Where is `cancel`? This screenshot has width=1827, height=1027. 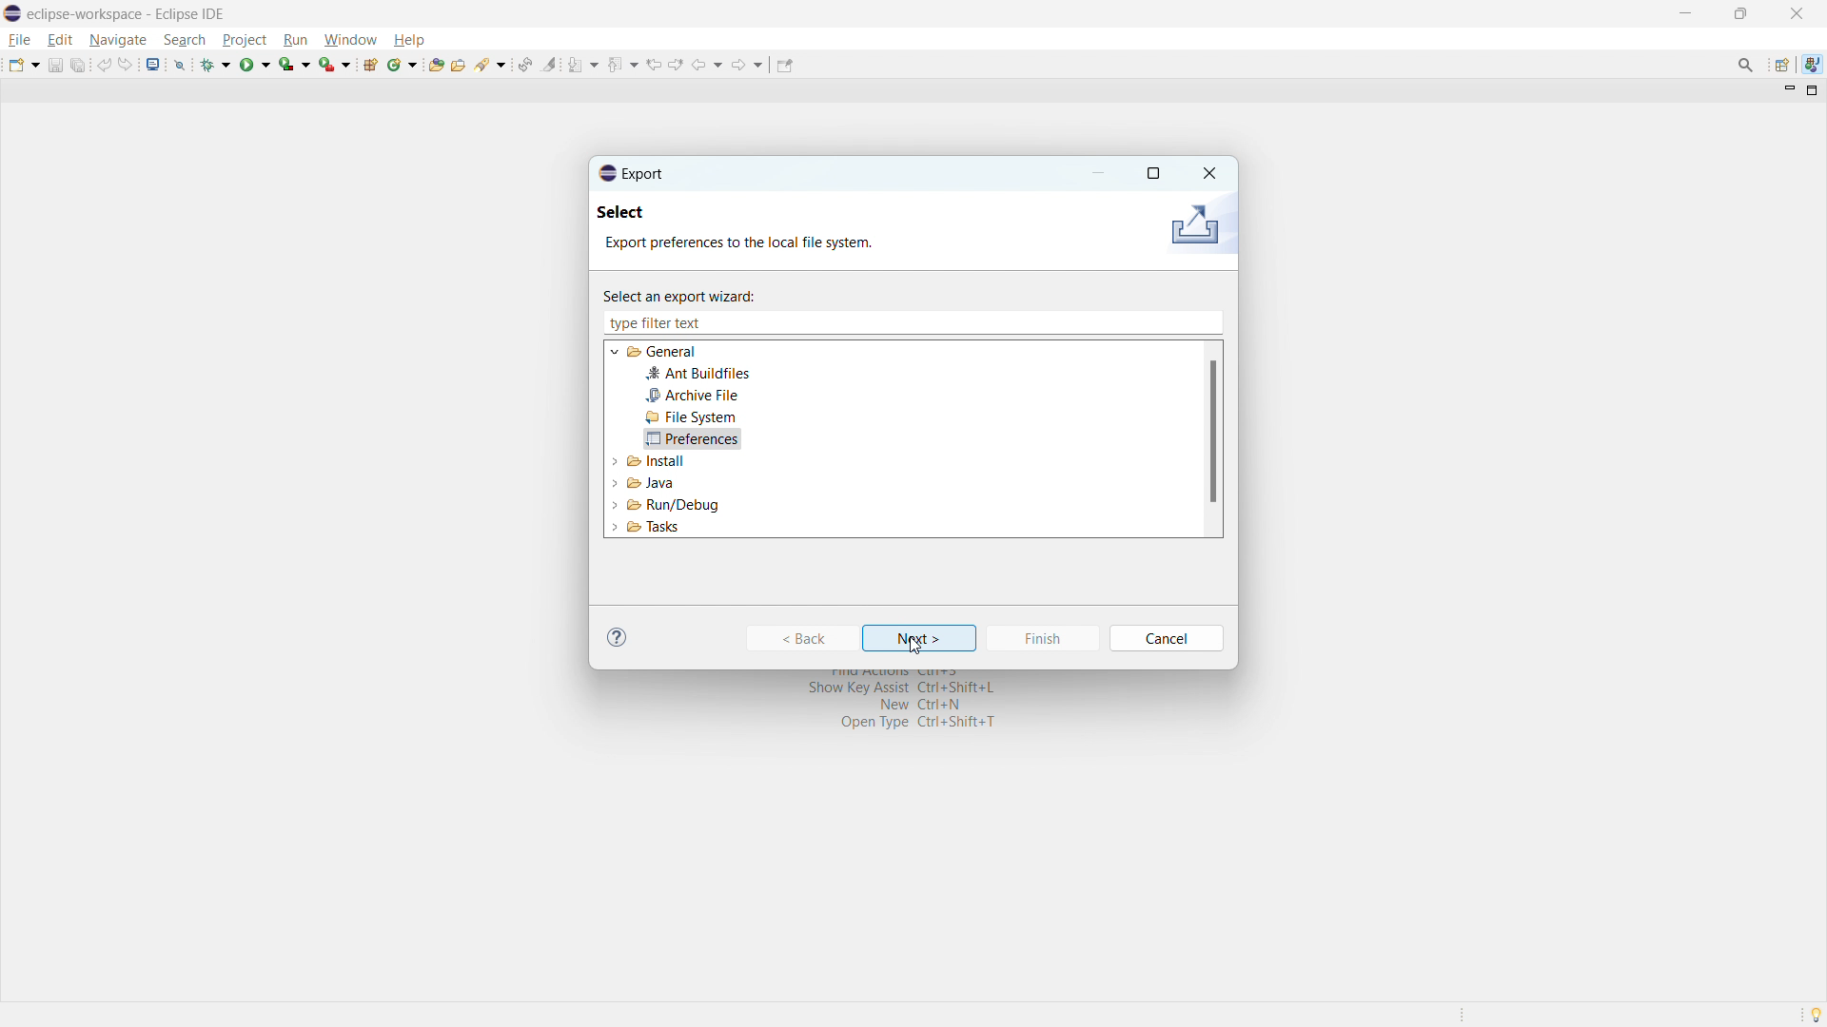 cancel is located at coordinates (1169, 638).